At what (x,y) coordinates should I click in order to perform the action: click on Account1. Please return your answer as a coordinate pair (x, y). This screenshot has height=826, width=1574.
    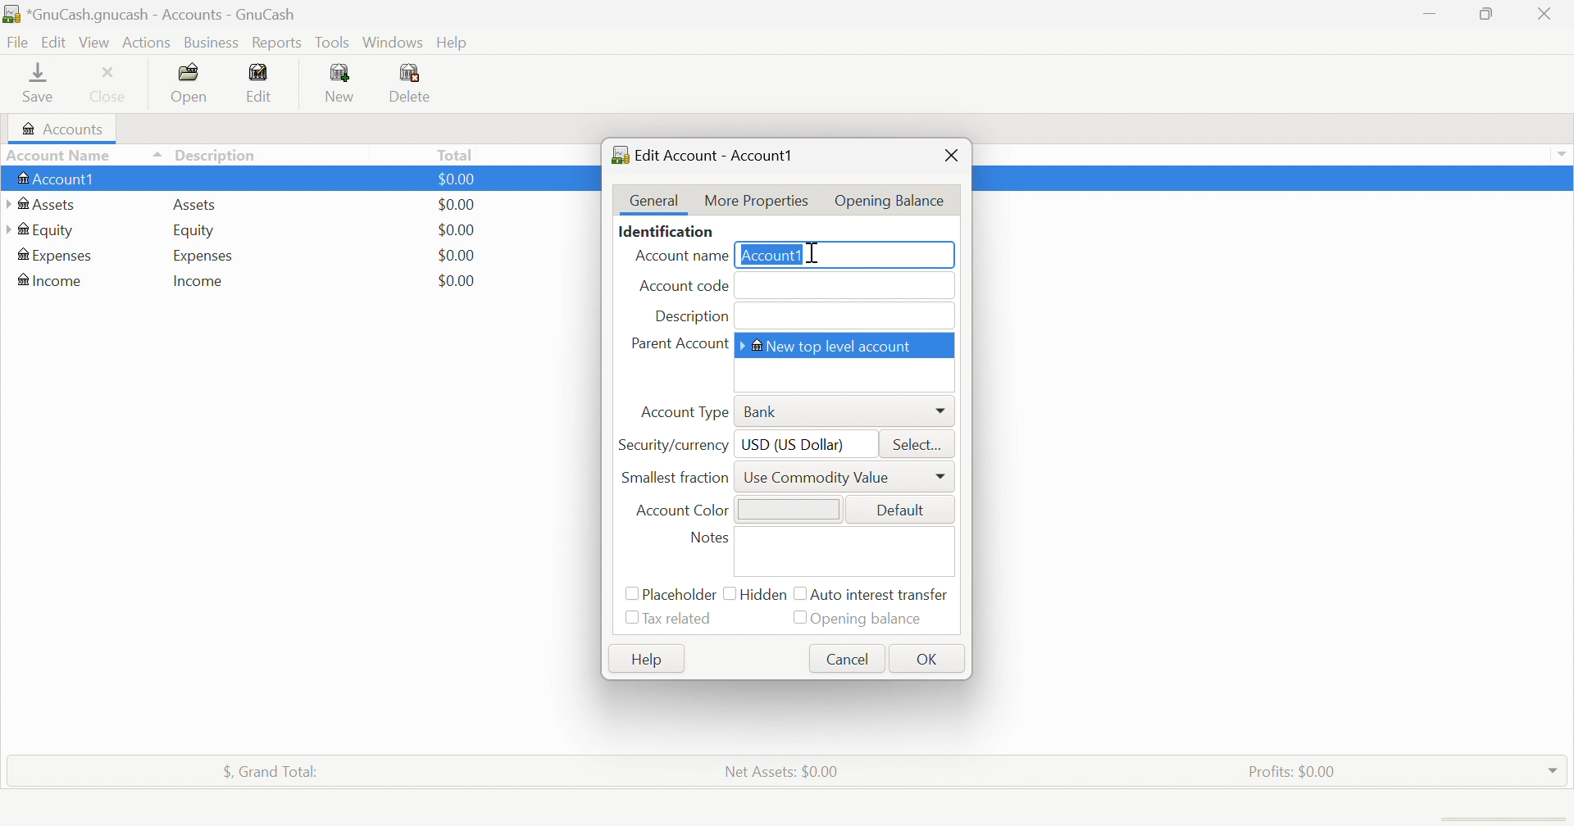
    Looking at the image, I should click on (771, 256).